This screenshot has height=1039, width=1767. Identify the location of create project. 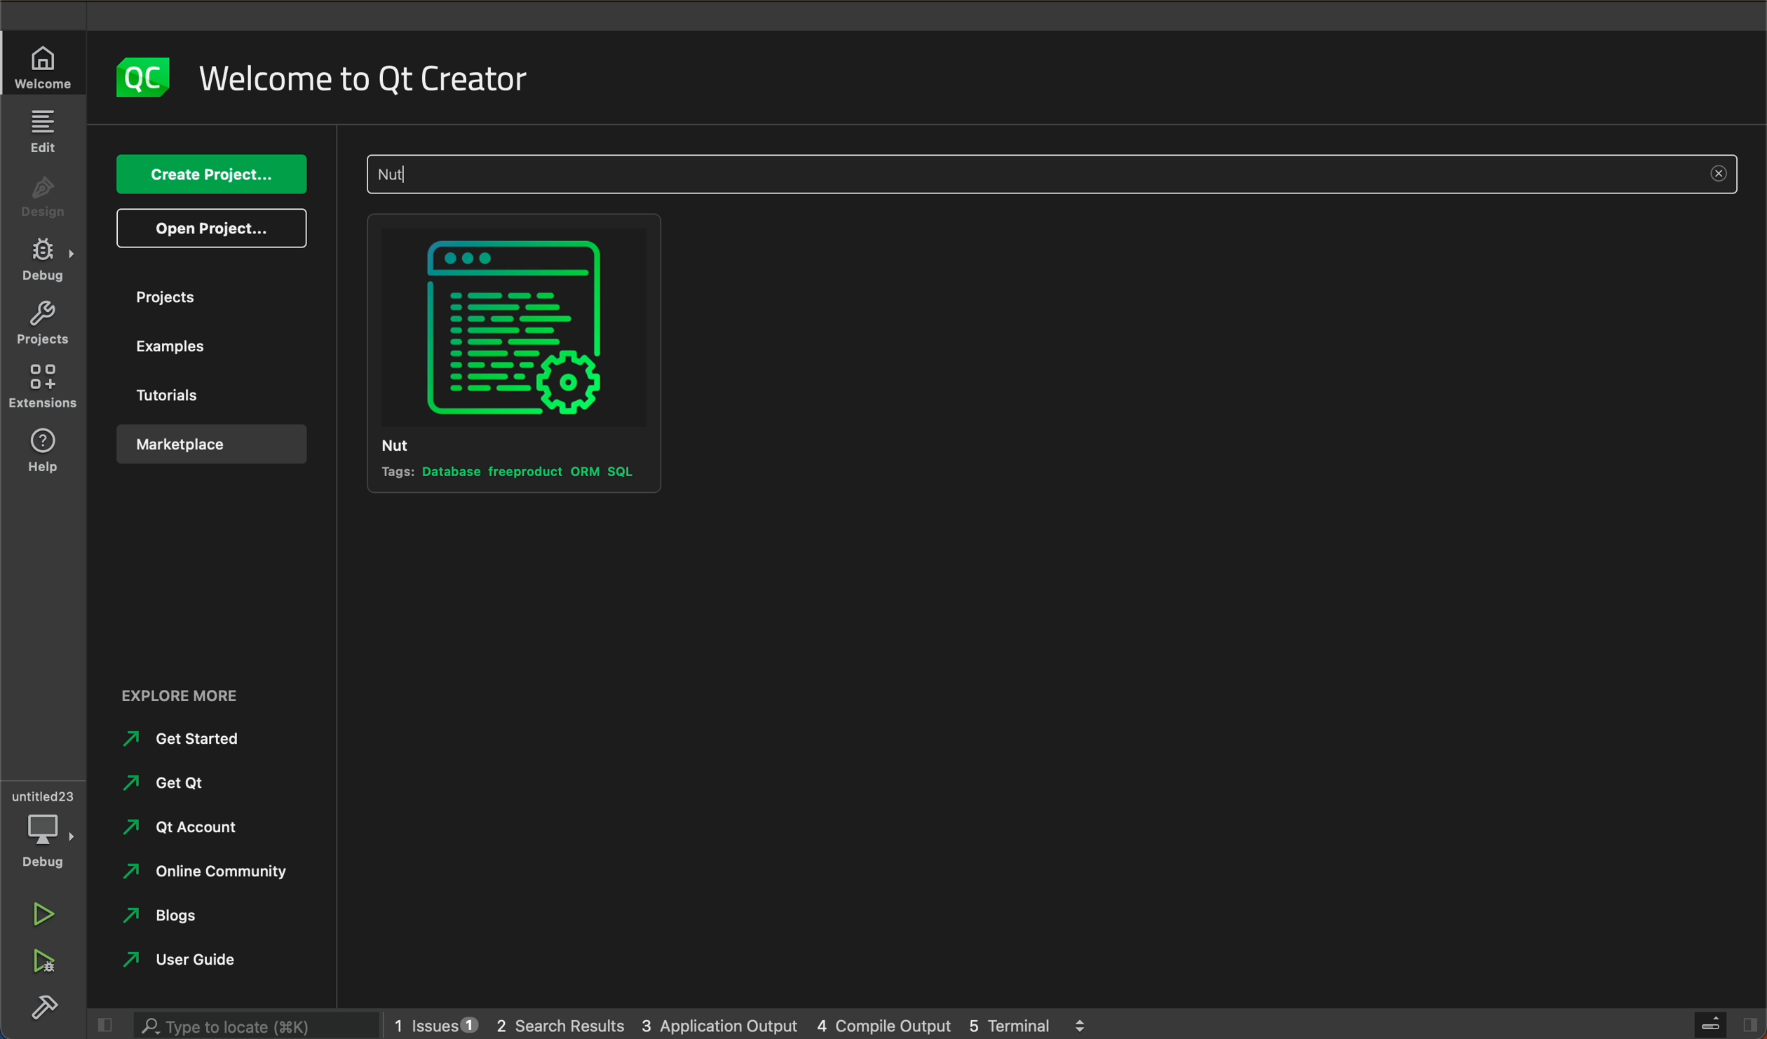
(209, 173).